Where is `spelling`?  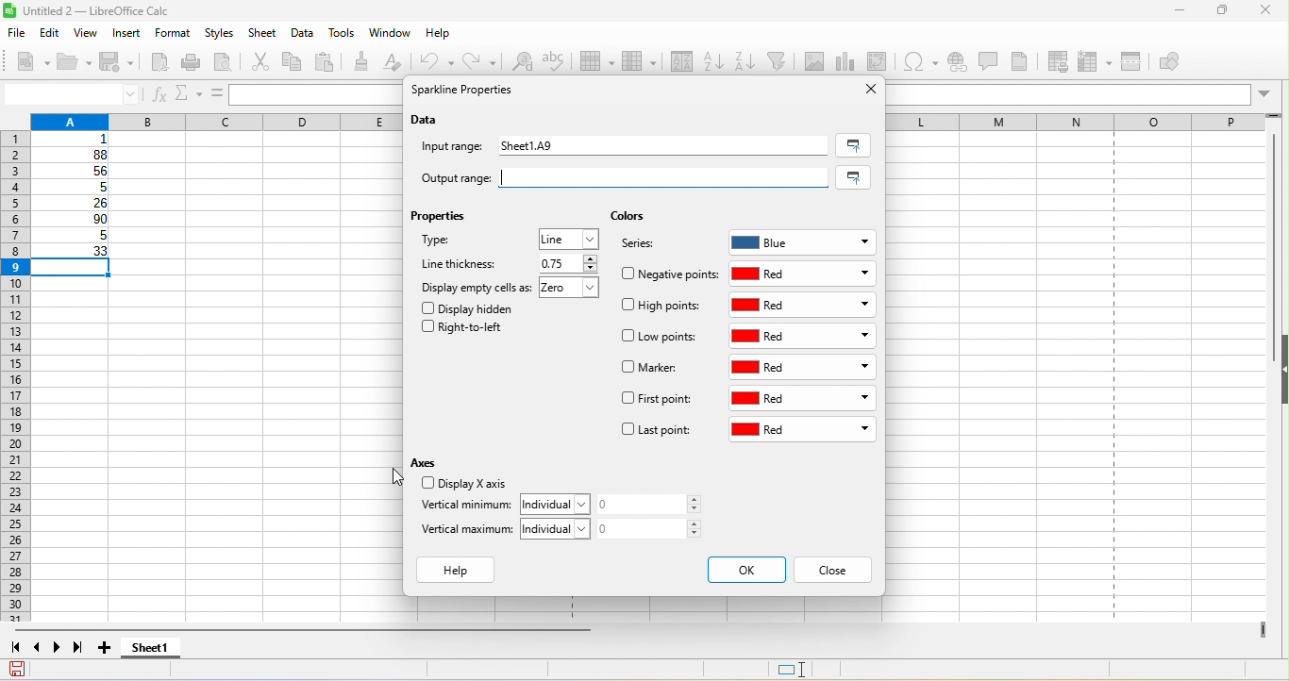 spelling is located at coordinates (561, 66).